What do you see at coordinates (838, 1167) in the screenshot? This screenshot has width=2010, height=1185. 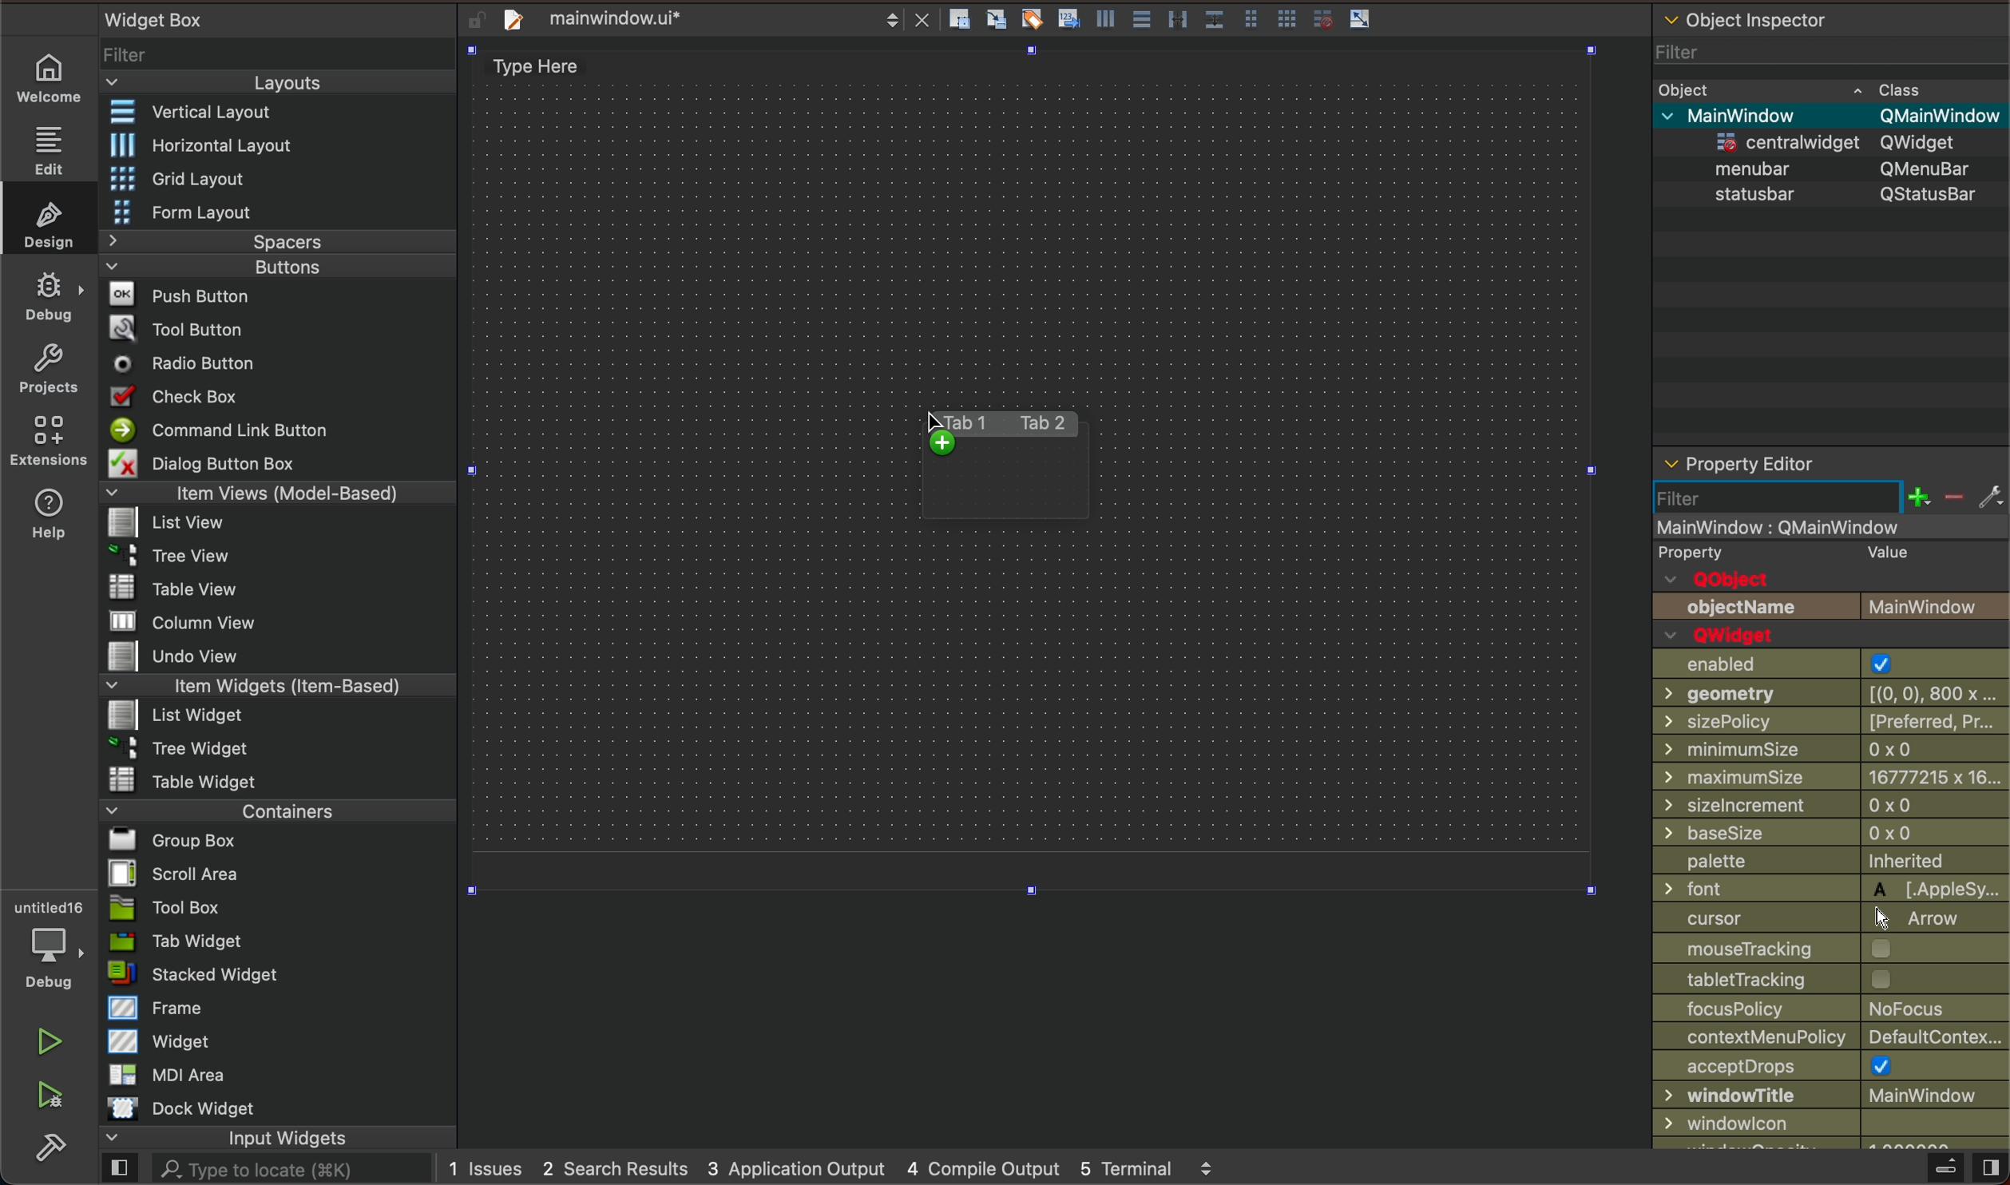 I see `logs` at bounding box center [838, 1167].